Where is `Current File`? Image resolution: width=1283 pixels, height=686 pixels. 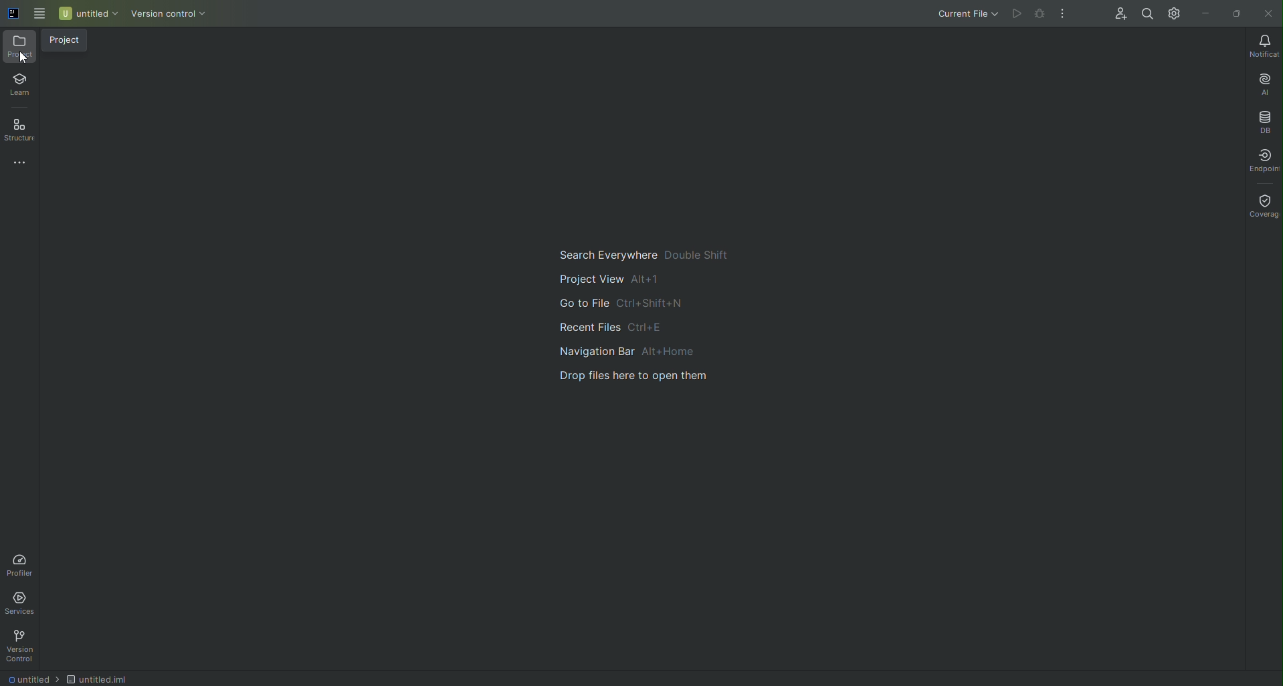
Current File is located at coordinates (963, 14).